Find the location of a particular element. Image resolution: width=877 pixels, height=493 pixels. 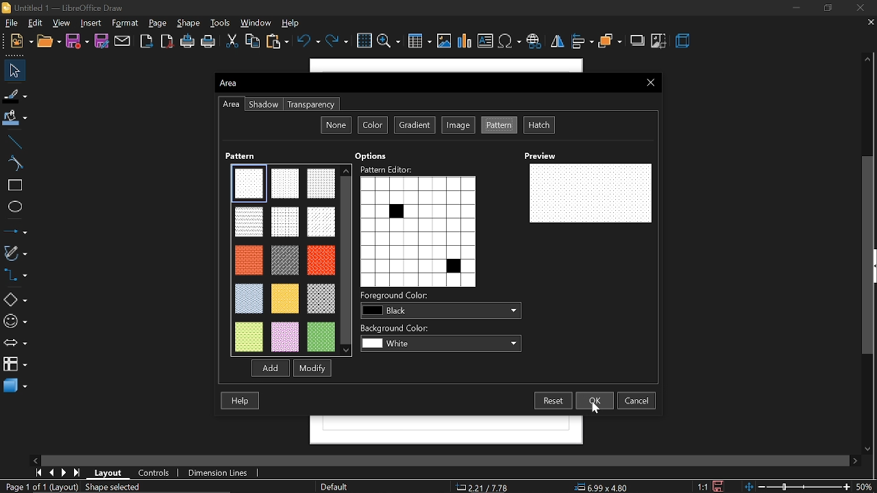

connector is located at coordinates (14, 275).